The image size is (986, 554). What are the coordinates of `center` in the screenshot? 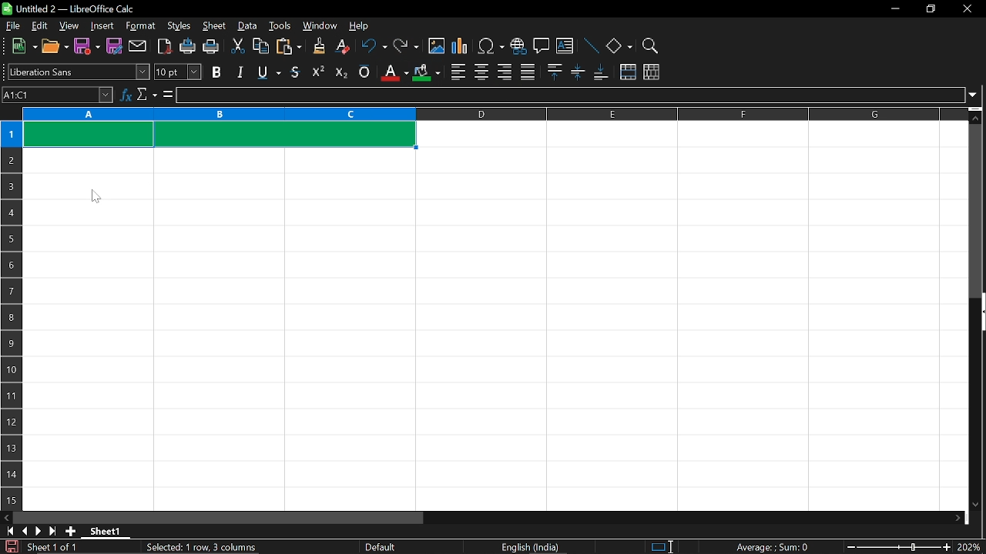 It's located at (481, 72).